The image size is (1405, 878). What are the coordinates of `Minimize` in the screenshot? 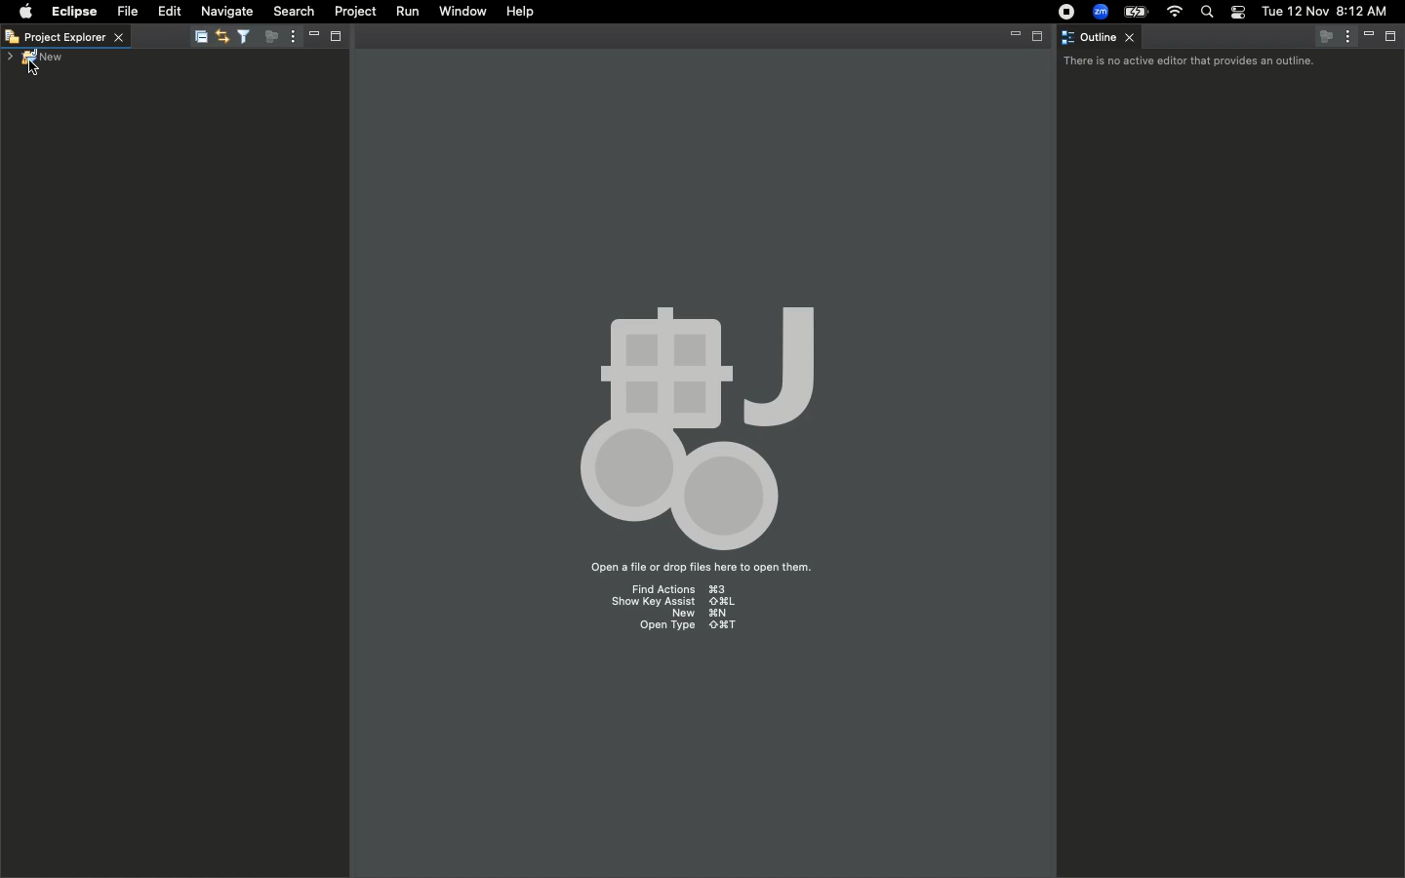 It's located at (1012, 35).